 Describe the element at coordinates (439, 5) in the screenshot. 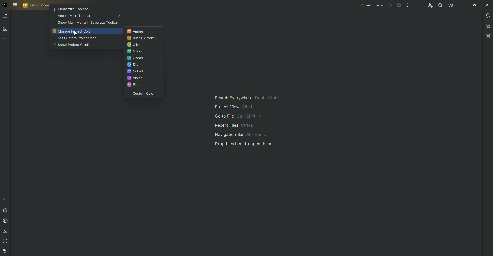

I see `Find` at that location.